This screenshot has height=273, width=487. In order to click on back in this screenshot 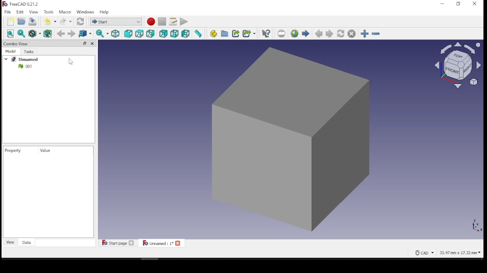, I will do `click(60, 33)`.